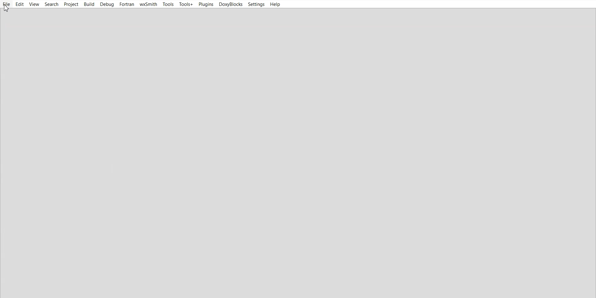  I want to click on Settings, so click(256, 4).